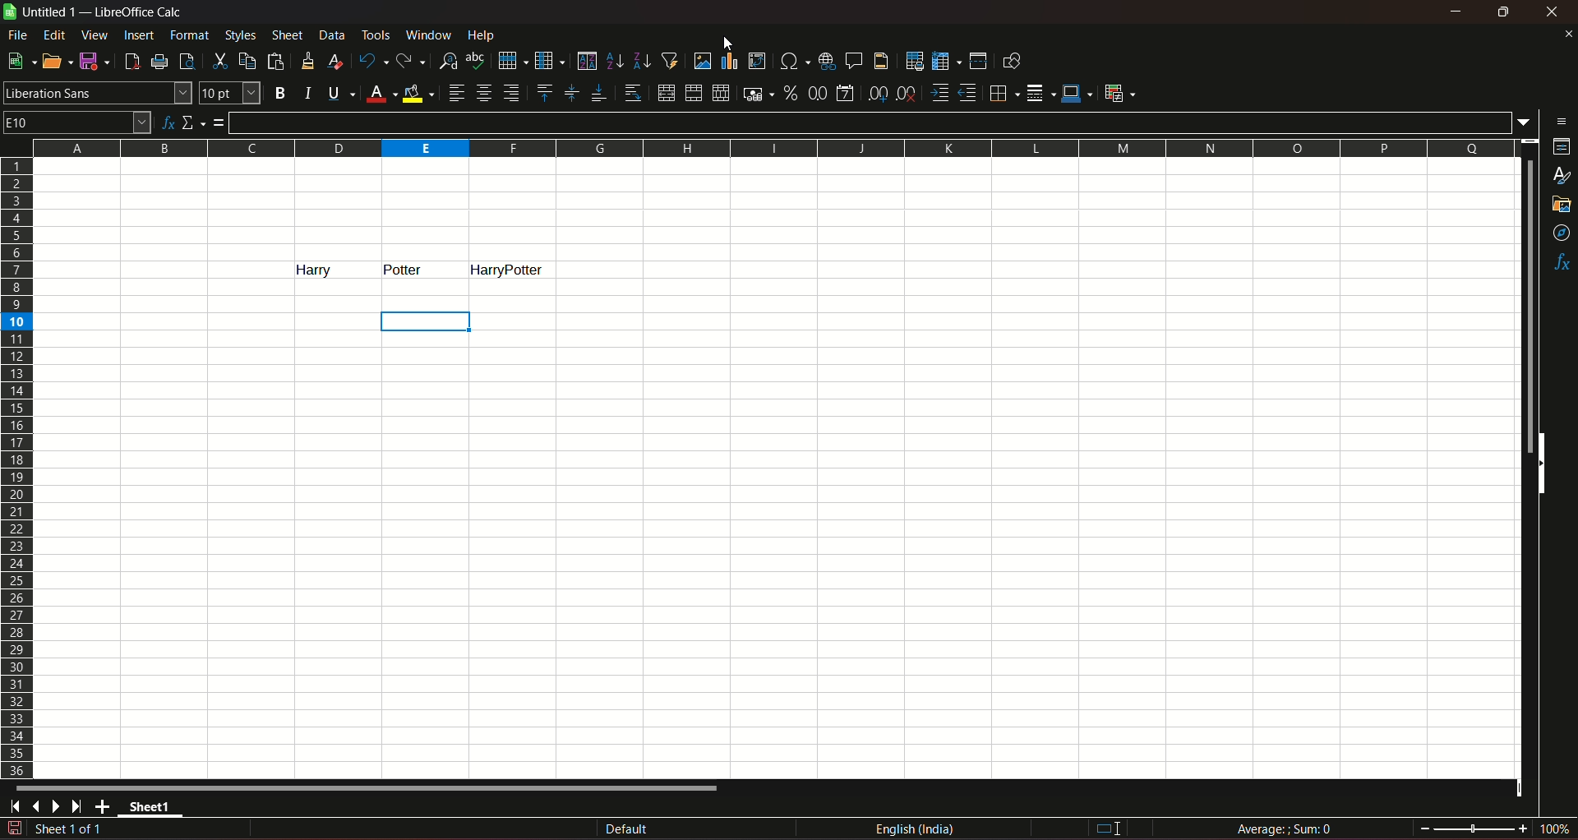  What do you see at coordinates (166, 123) in the screenshot?
I see `function wizard` at bounding box center [166, 123].